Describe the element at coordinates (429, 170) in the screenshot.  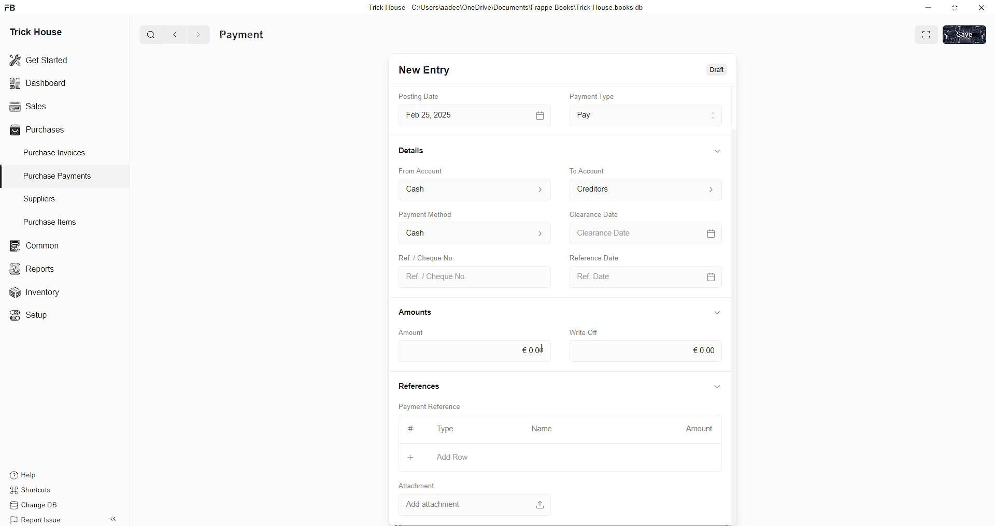
I see `From Account` at that location.